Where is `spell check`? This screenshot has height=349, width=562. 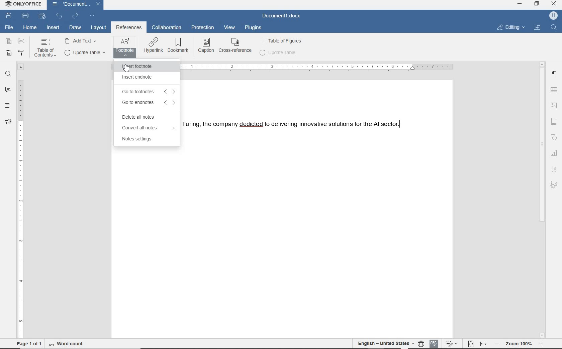
spell check is located at coordinates (435, 344).